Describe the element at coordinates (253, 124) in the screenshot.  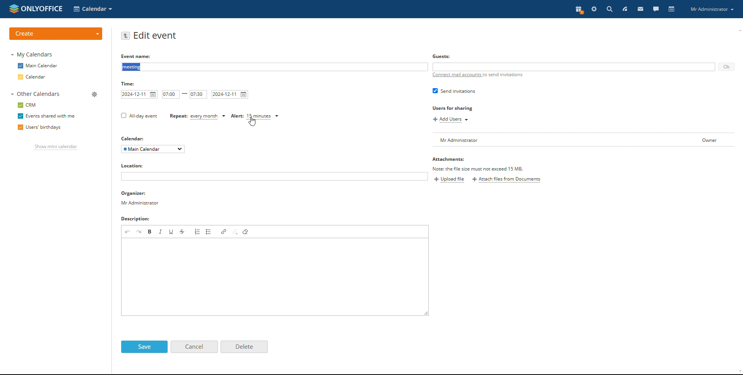
I see `cursor` at that location.